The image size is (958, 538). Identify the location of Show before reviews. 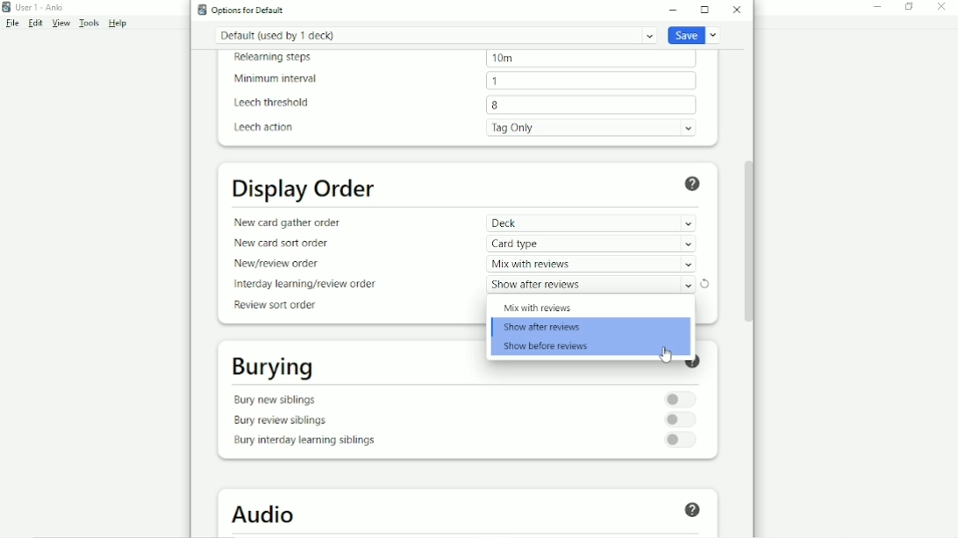
(546, 347).